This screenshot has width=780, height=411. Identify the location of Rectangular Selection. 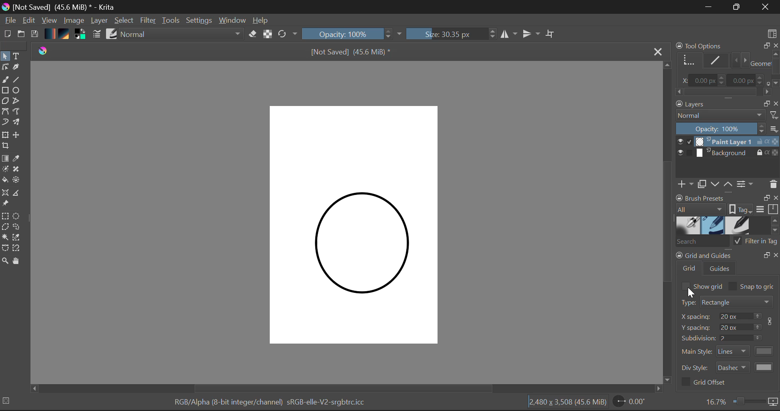
(6, 216).